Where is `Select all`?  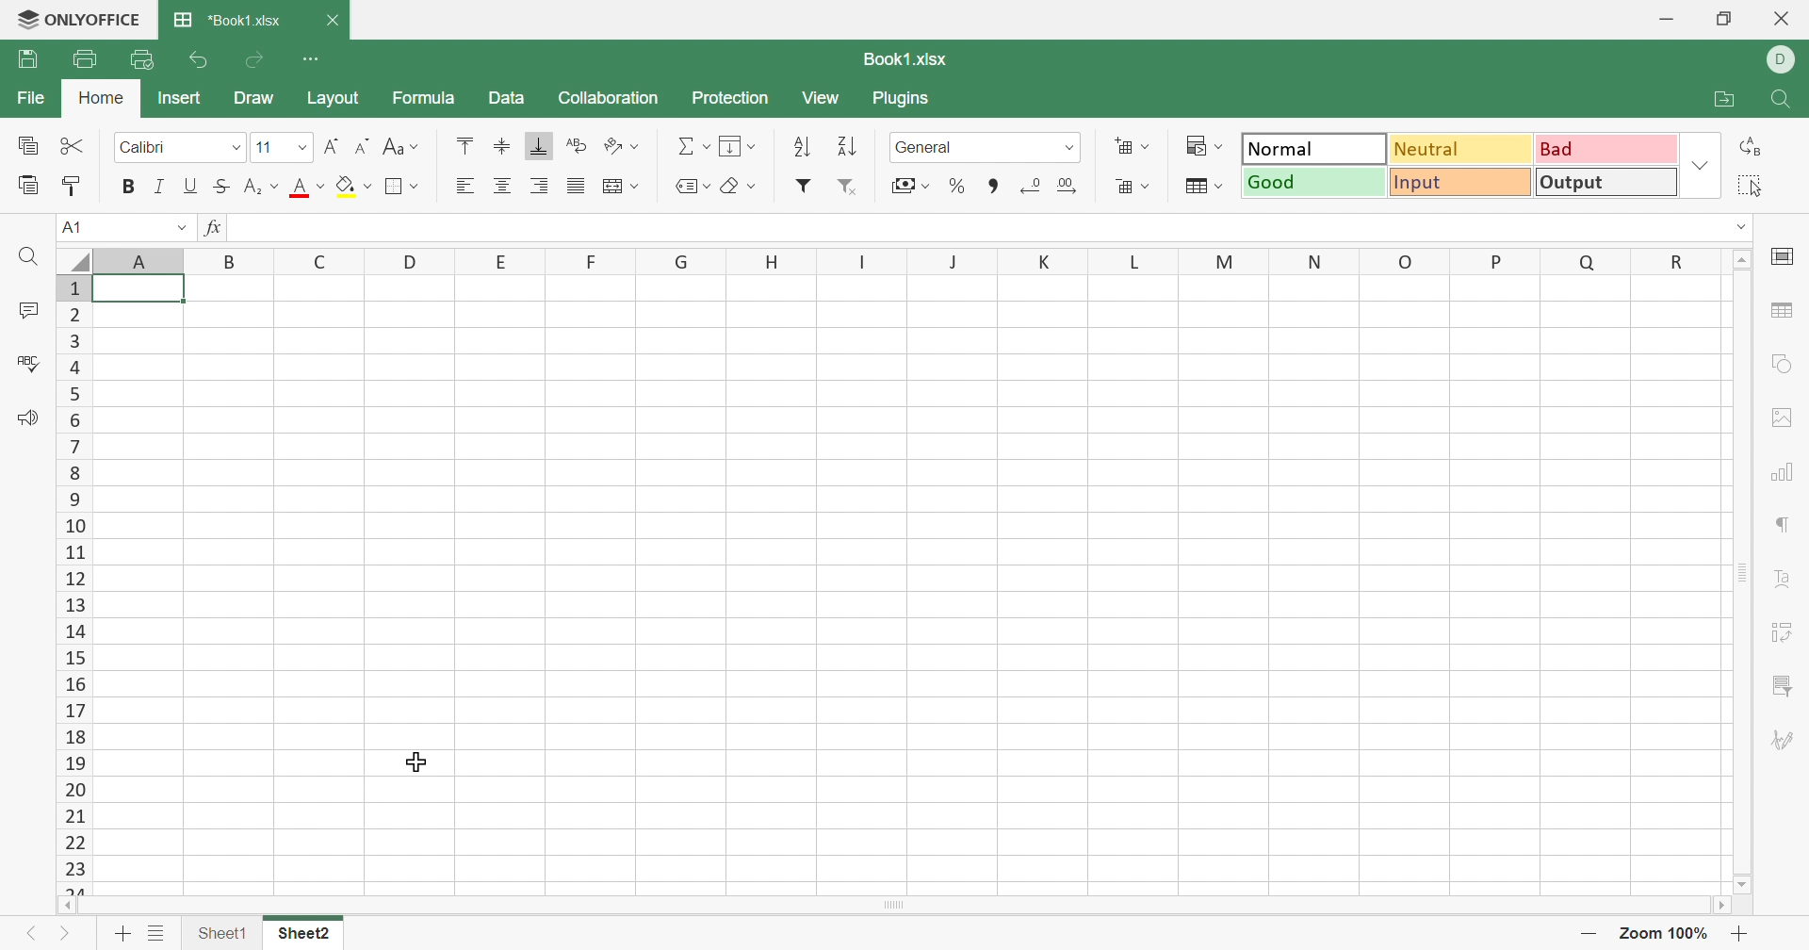
Select all is located at coordinates (1745, 188).